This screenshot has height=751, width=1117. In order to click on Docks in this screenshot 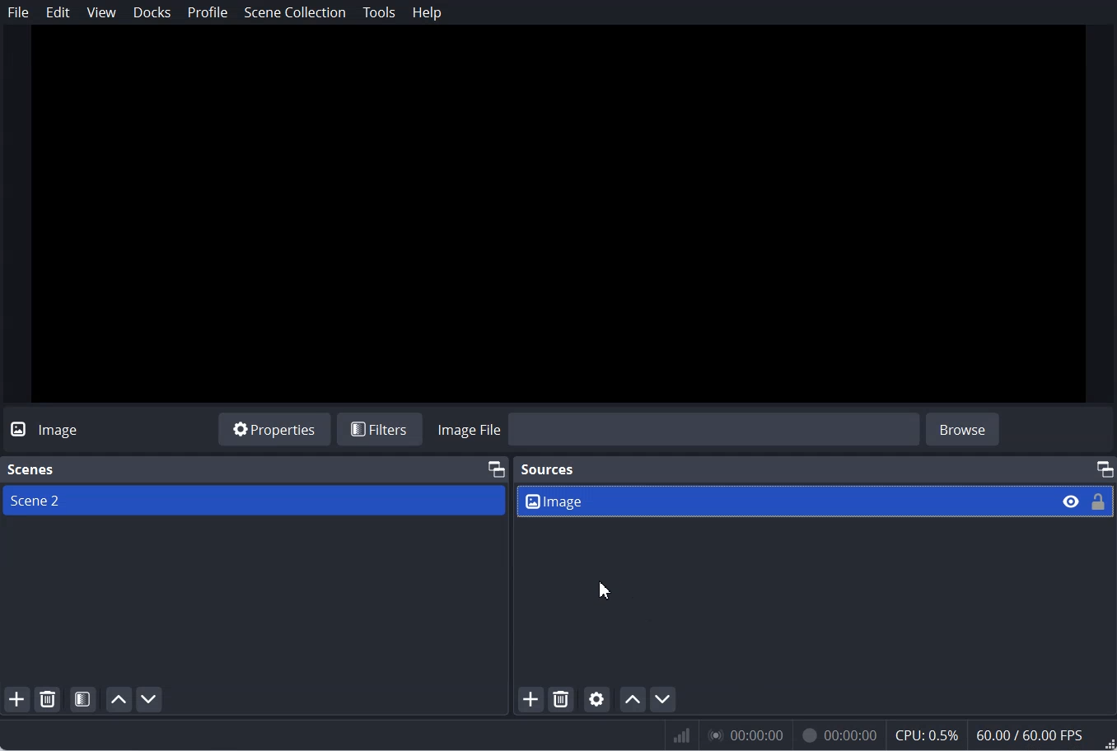, I will do `click(152, 13)`.